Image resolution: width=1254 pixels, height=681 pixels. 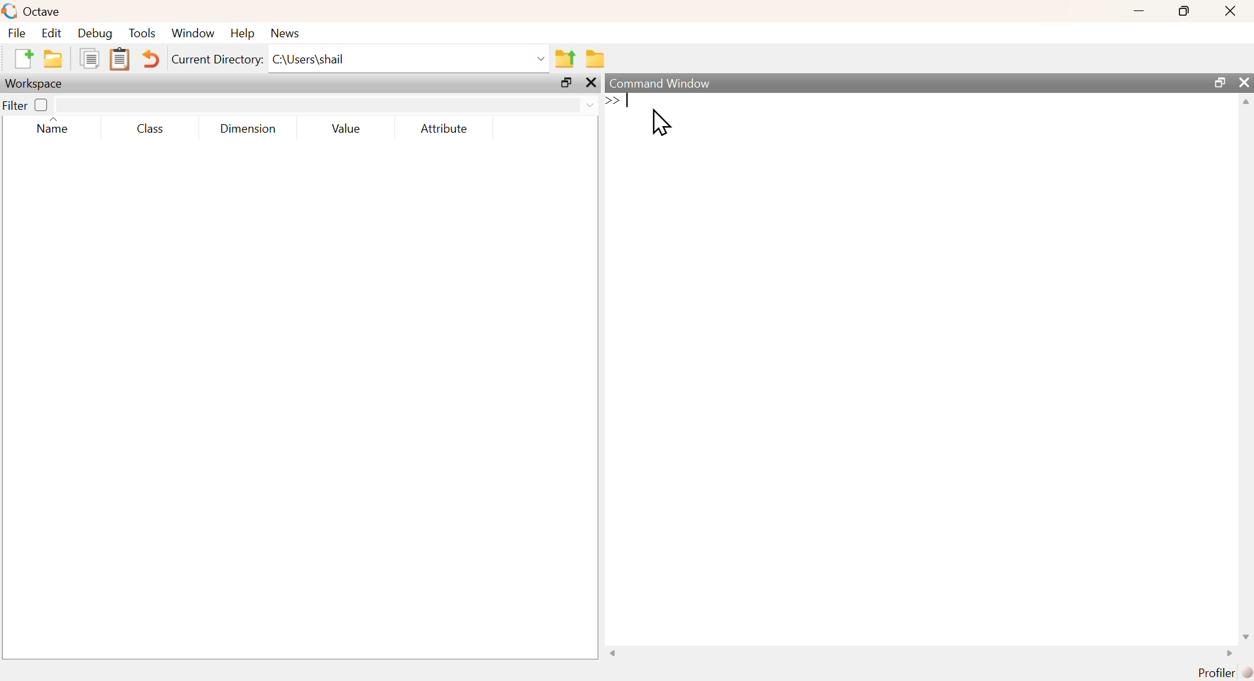 I want to click on Value, so click(x=343, y=128).